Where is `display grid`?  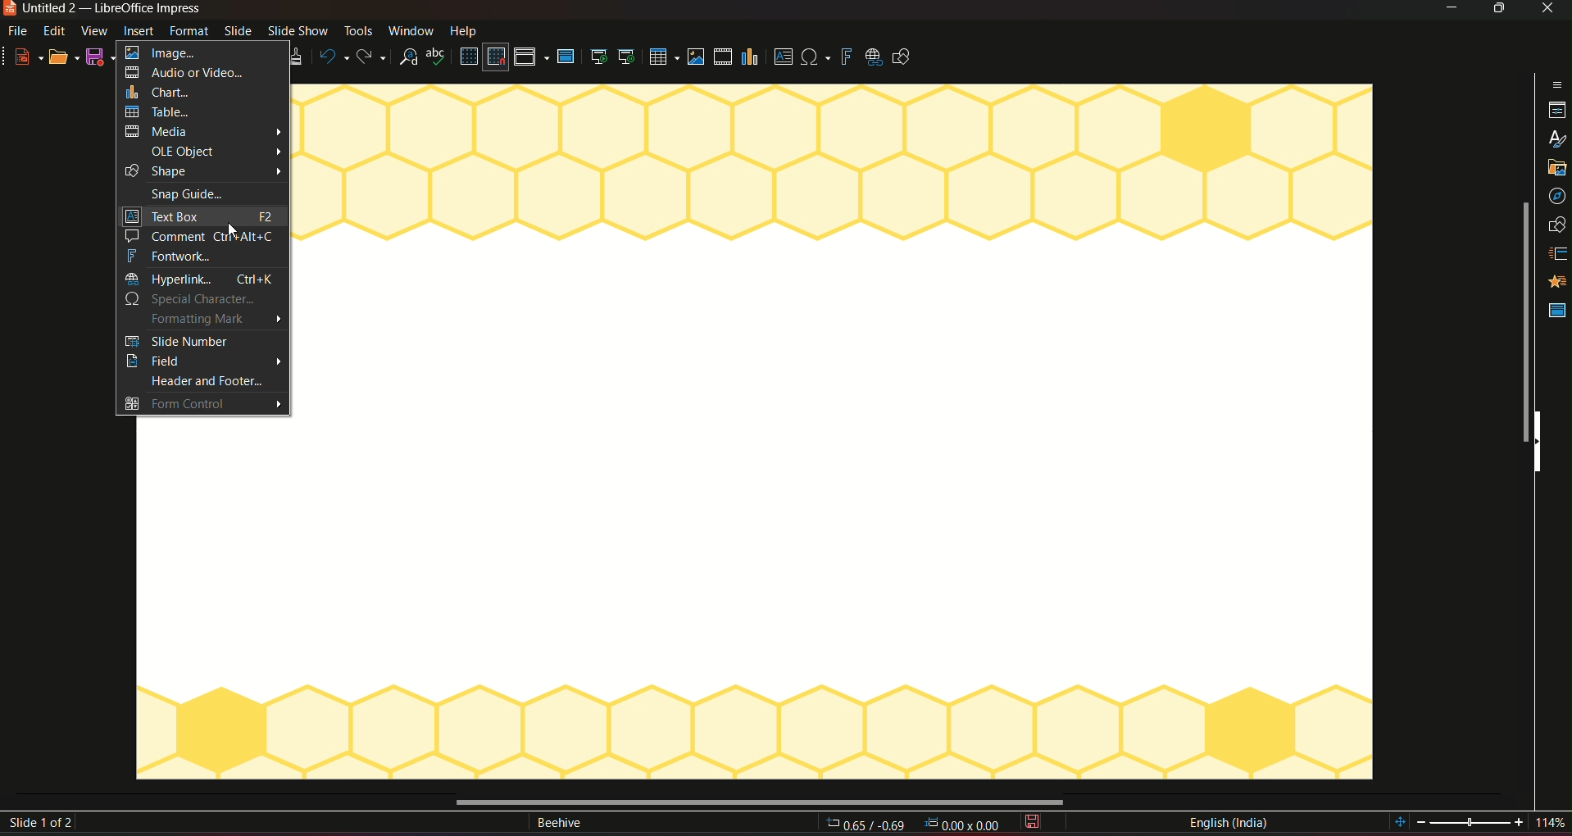
display grid is located at coordinates (468, 57).